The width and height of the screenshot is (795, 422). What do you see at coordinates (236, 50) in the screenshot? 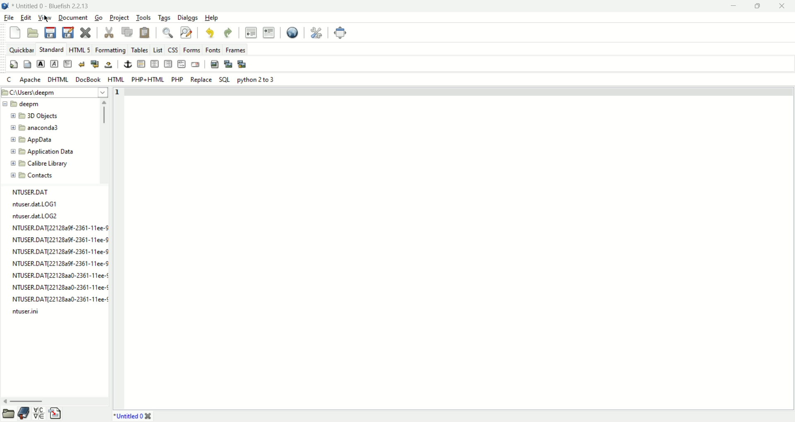
I see `frames` at bounding box center [236, 50].